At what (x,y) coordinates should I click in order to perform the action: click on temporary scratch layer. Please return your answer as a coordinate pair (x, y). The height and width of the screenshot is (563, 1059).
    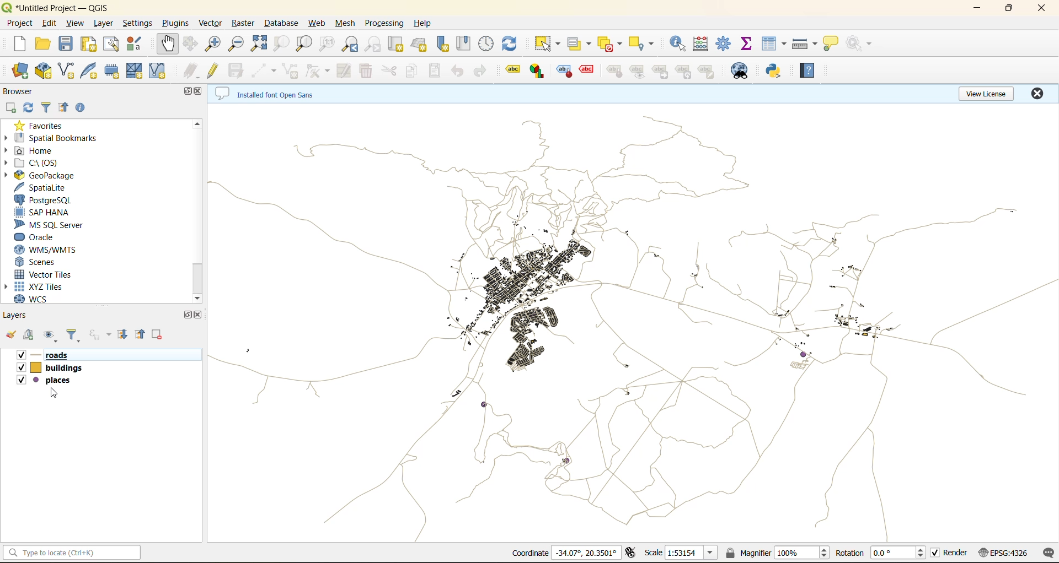
    Looking at the image, I should click on (114, 72).